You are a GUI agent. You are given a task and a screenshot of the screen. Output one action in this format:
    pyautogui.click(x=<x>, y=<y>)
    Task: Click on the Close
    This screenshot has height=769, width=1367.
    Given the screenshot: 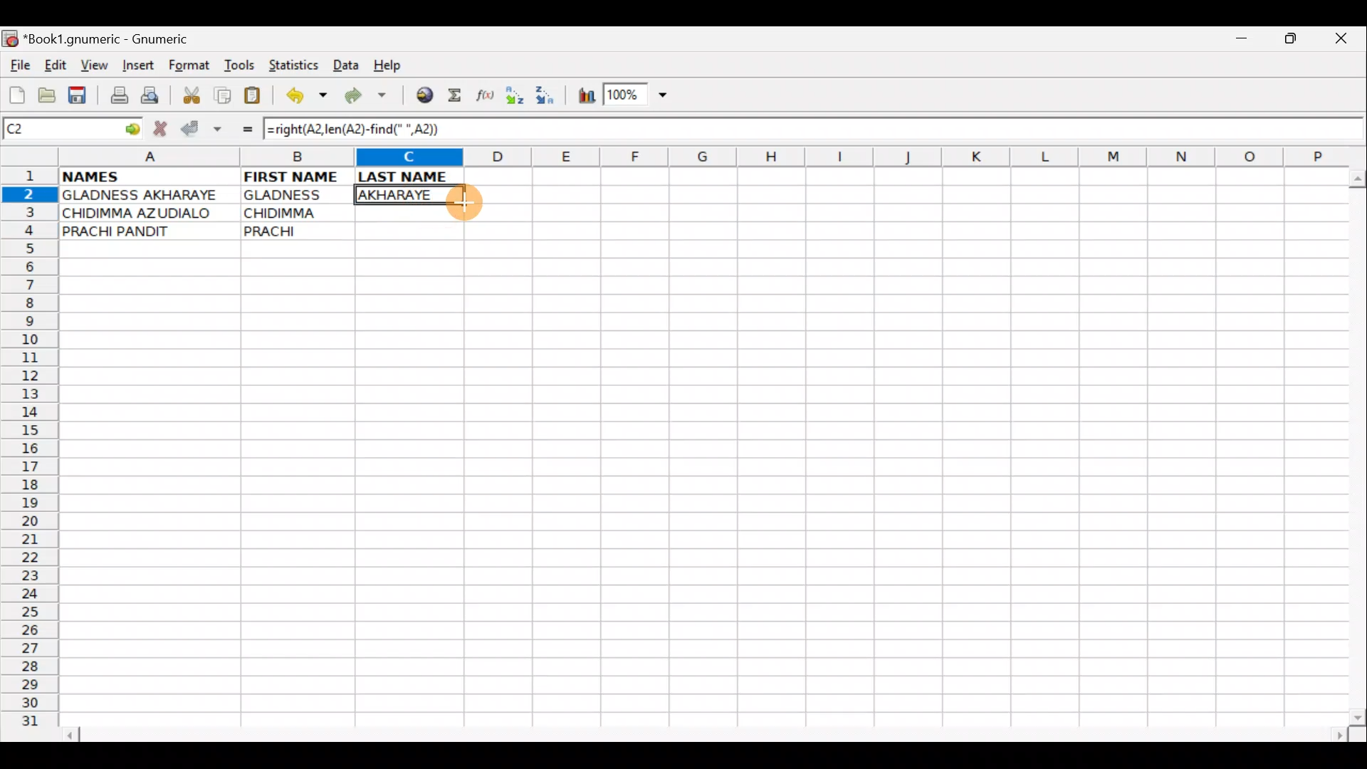 What is the action you would take?
    pyautogui.click(x=1345, y=42)
    